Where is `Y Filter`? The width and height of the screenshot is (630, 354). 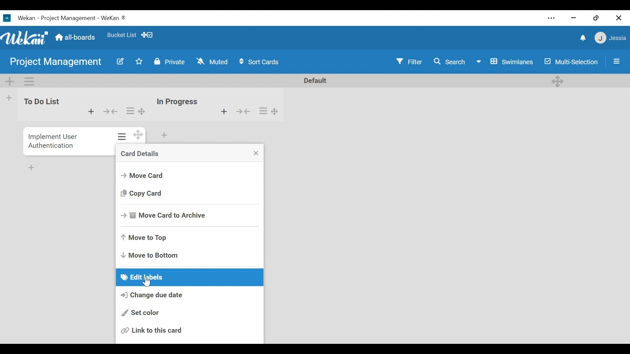 Y Filter is located at coordinates (409, 61).